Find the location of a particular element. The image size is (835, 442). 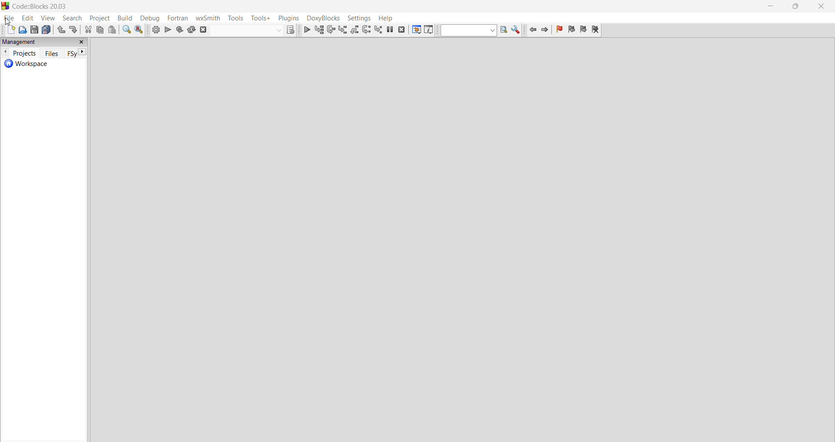

replace is located at coordinates (139, 30).